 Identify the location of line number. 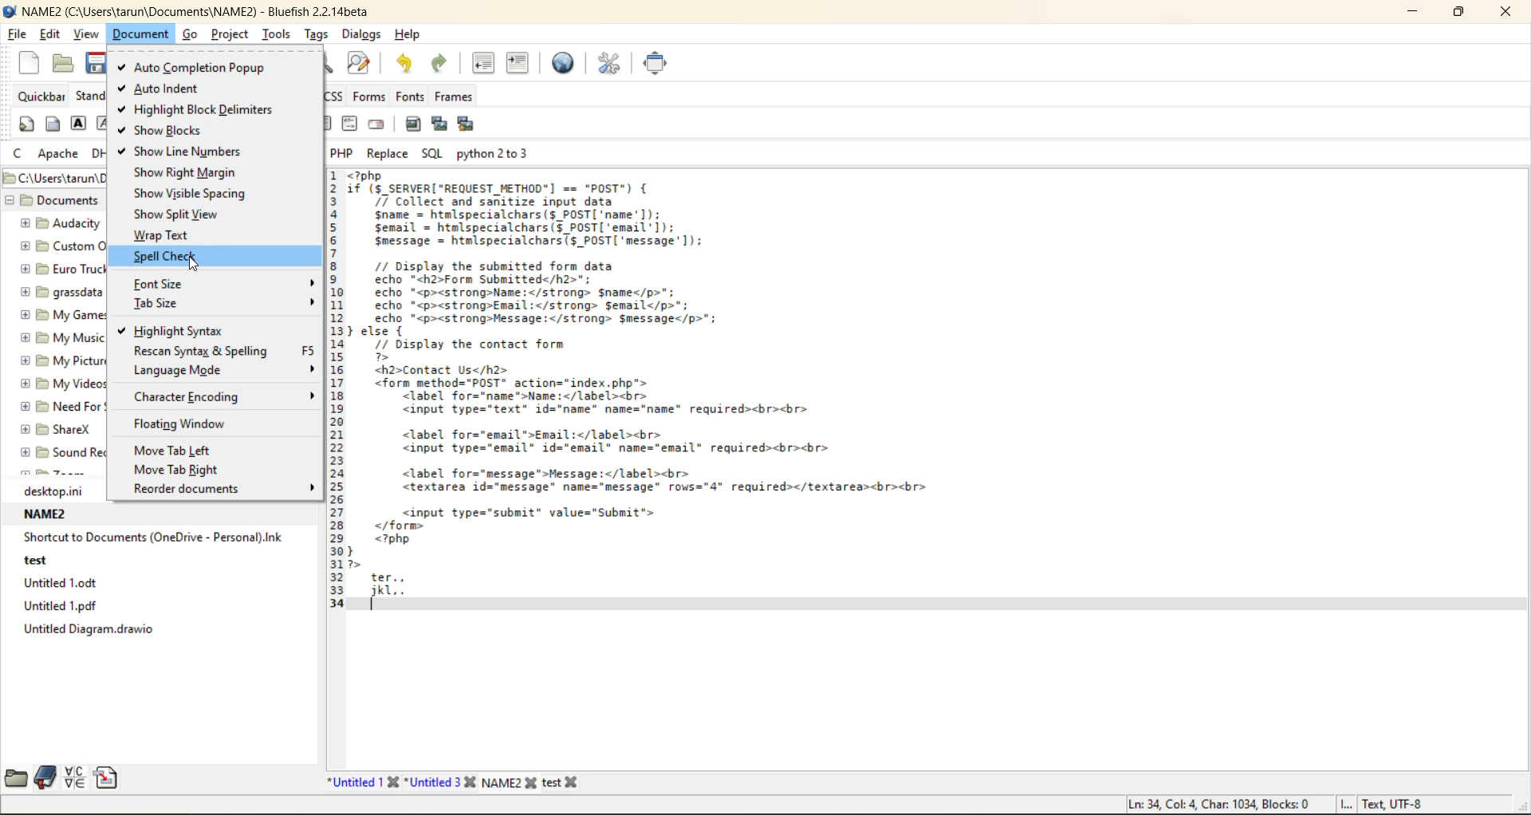
(334, 394).